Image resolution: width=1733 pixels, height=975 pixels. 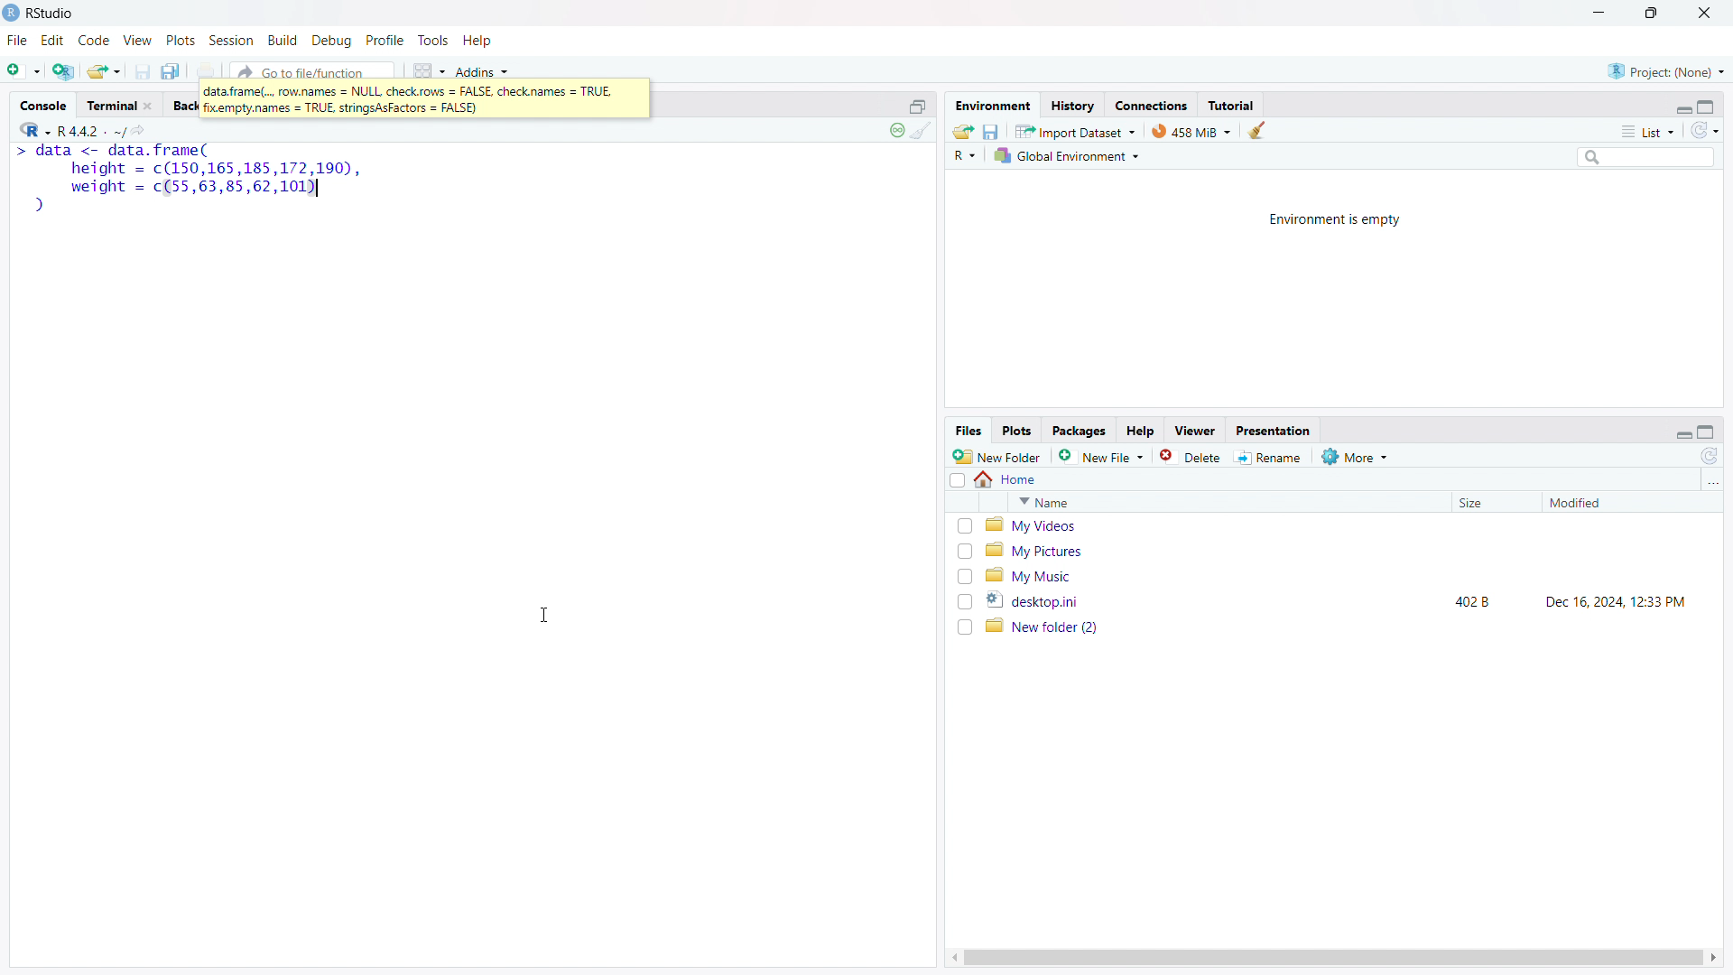 I want to click on ), so click(x=34, y=206).